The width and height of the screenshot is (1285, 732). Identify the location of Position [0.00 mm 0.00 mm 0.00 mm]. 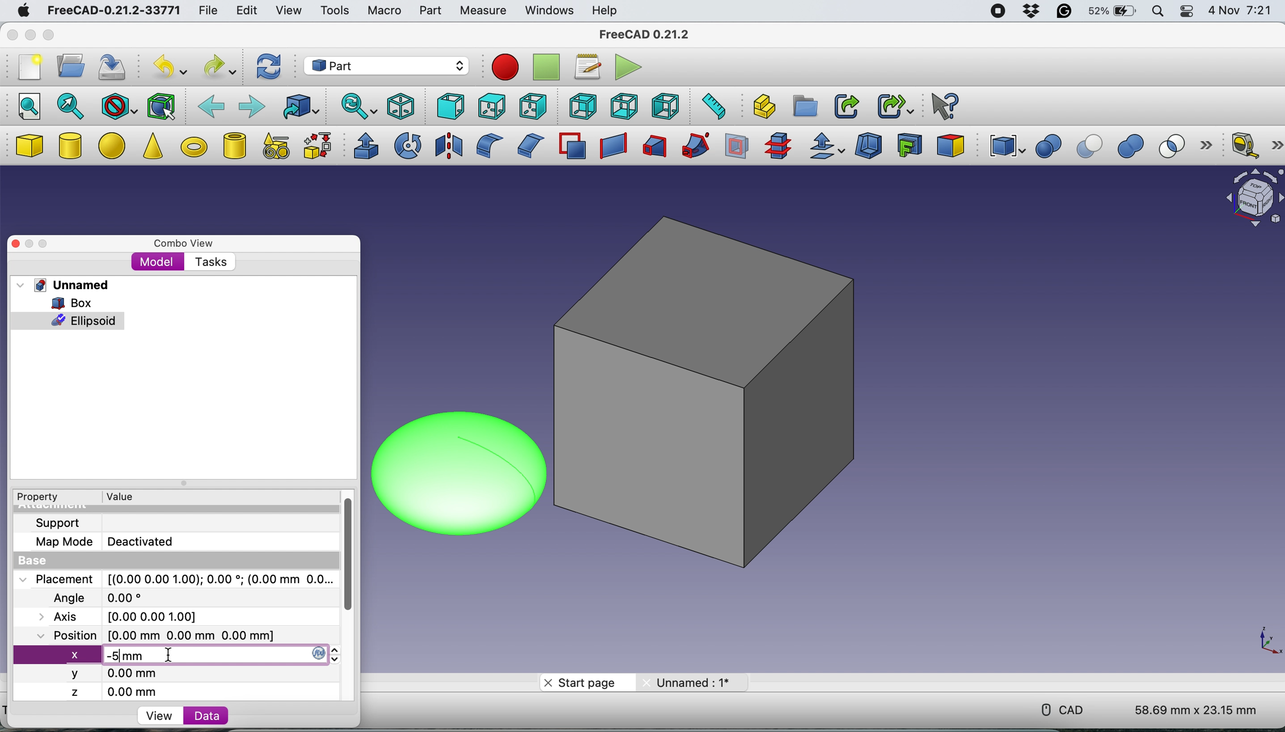
(154, 635).